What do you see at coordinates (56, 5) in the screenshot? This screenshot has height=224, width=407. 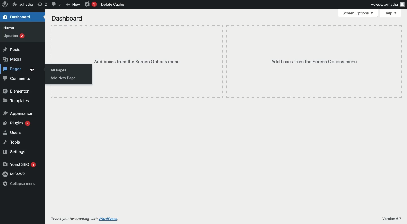 I see `Comment` at bounding box center [56, 5].